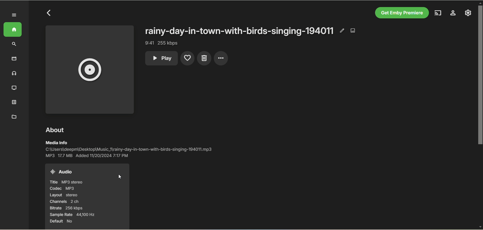 Image resolution: width=483 pixels, height=230 pixels. Describe the element at coordinates (67, 208) in the screenshot. I see `bitrate 256 kbps` at that location.